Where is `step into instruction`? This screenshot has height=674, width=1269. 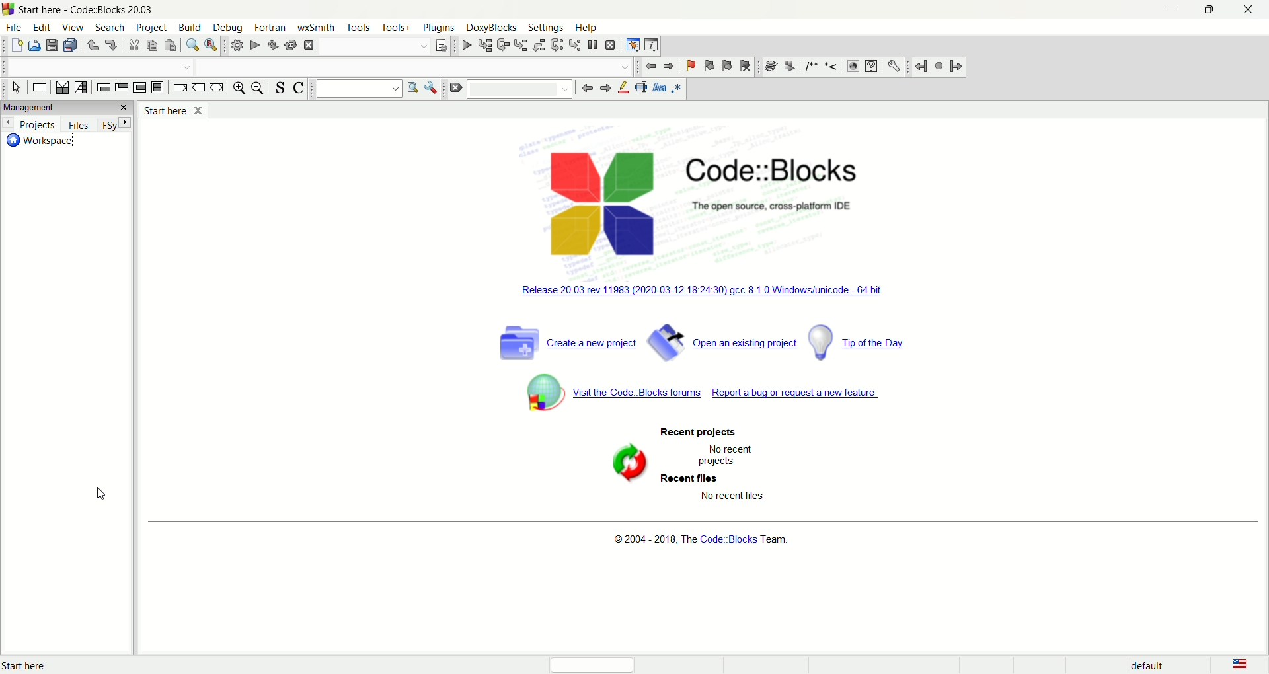 step into instruction is located at coordinates (575, 44).